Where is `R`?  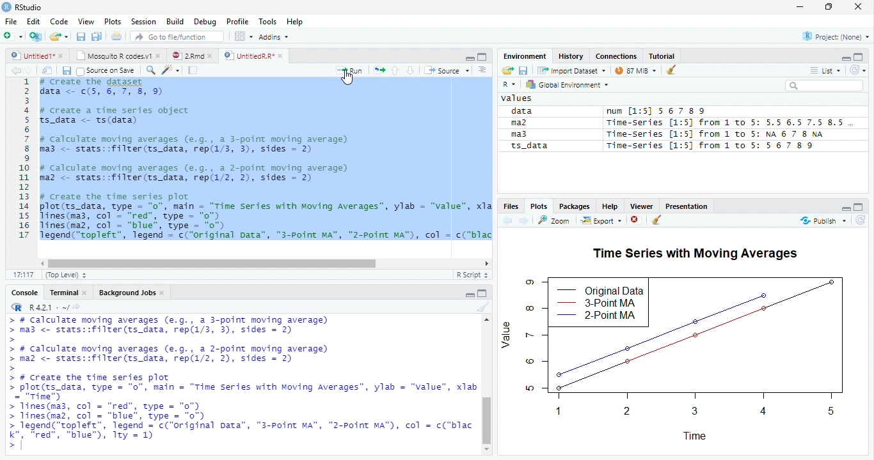
R is located at coordinates (15, 307).